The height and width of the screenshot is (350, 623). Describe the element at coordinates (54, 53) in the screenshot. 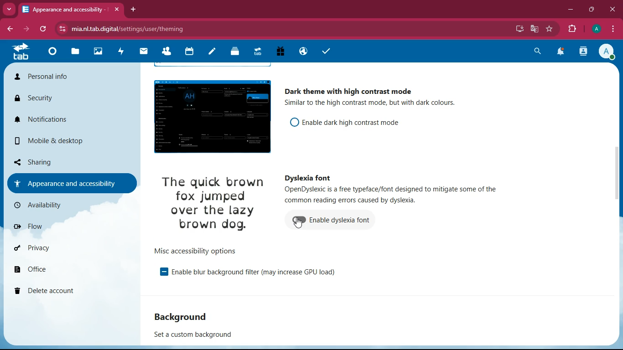

I see `home` at that location.